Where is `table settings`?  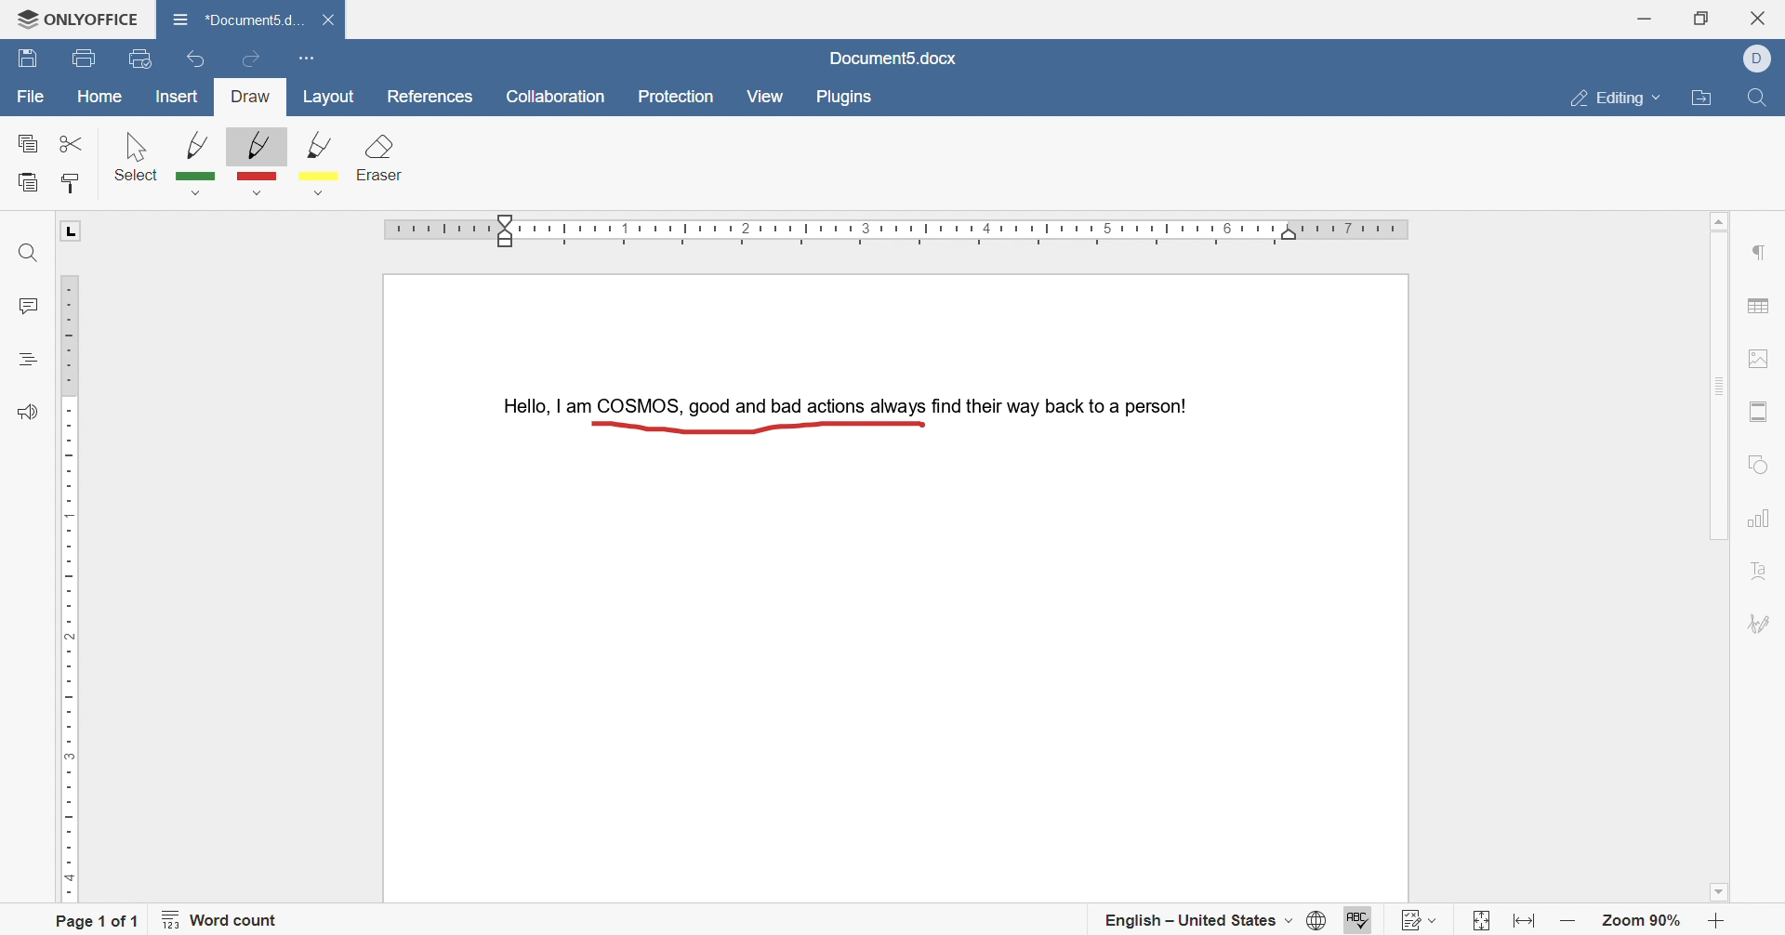 table settings is located at coordinates (1761, 309).